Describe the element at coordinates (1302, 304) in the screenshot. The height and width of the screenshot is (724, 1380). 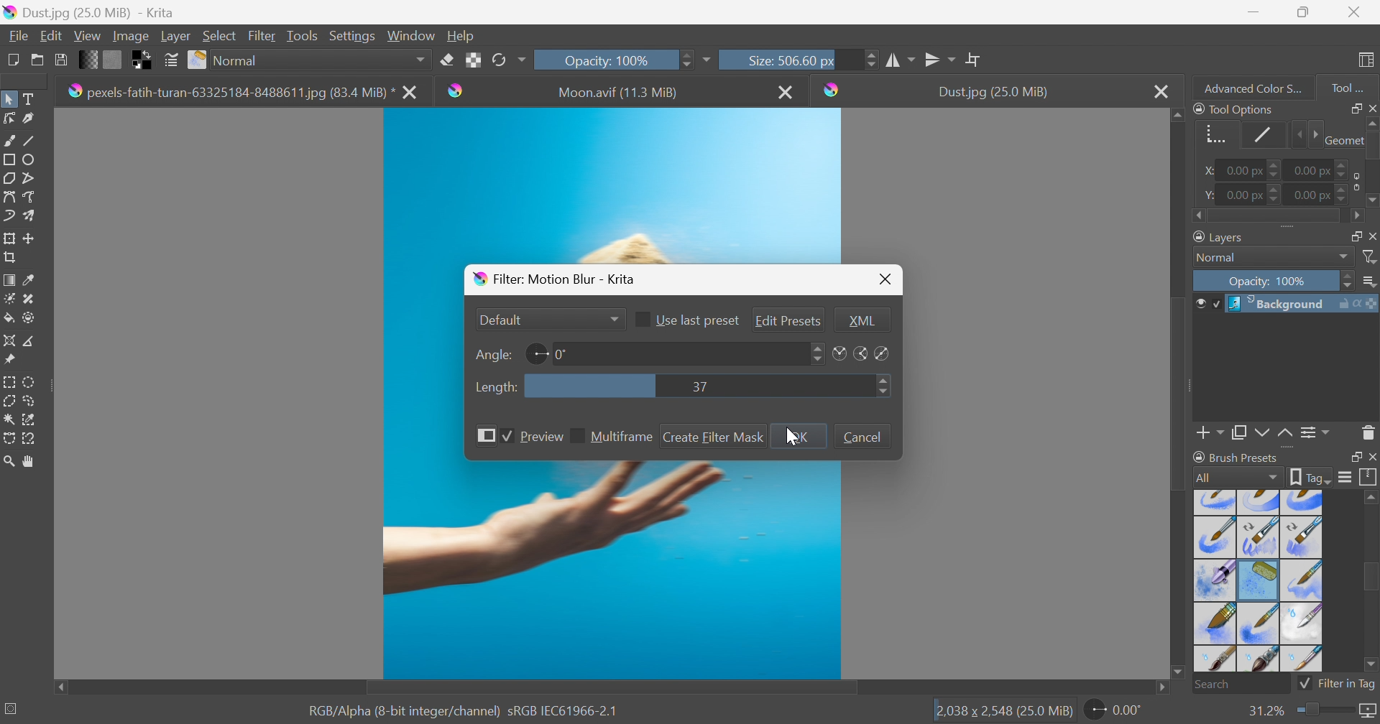
I see `Background Layer` at that location.